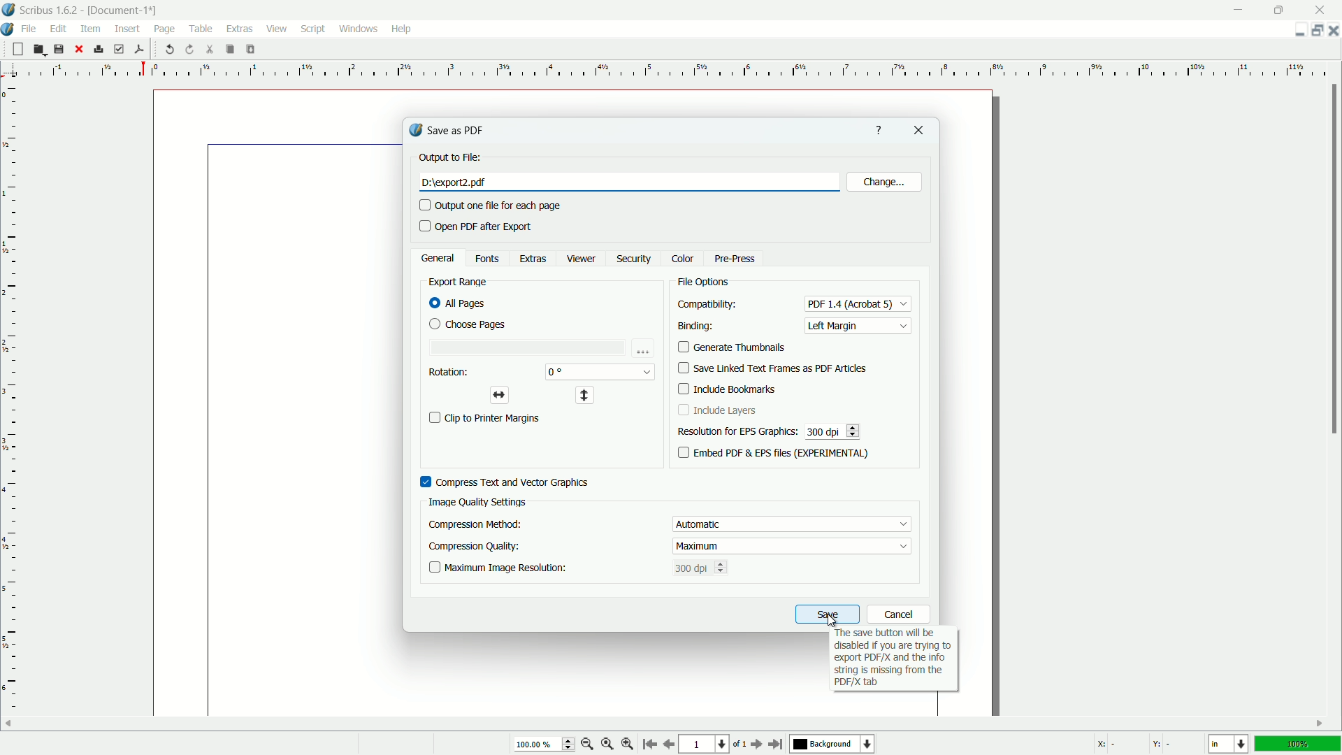 This screenshot has width=1342, height=755. Describe the element at coordinates (1315, 31) in the screenshot. I see `change layout` at that location.